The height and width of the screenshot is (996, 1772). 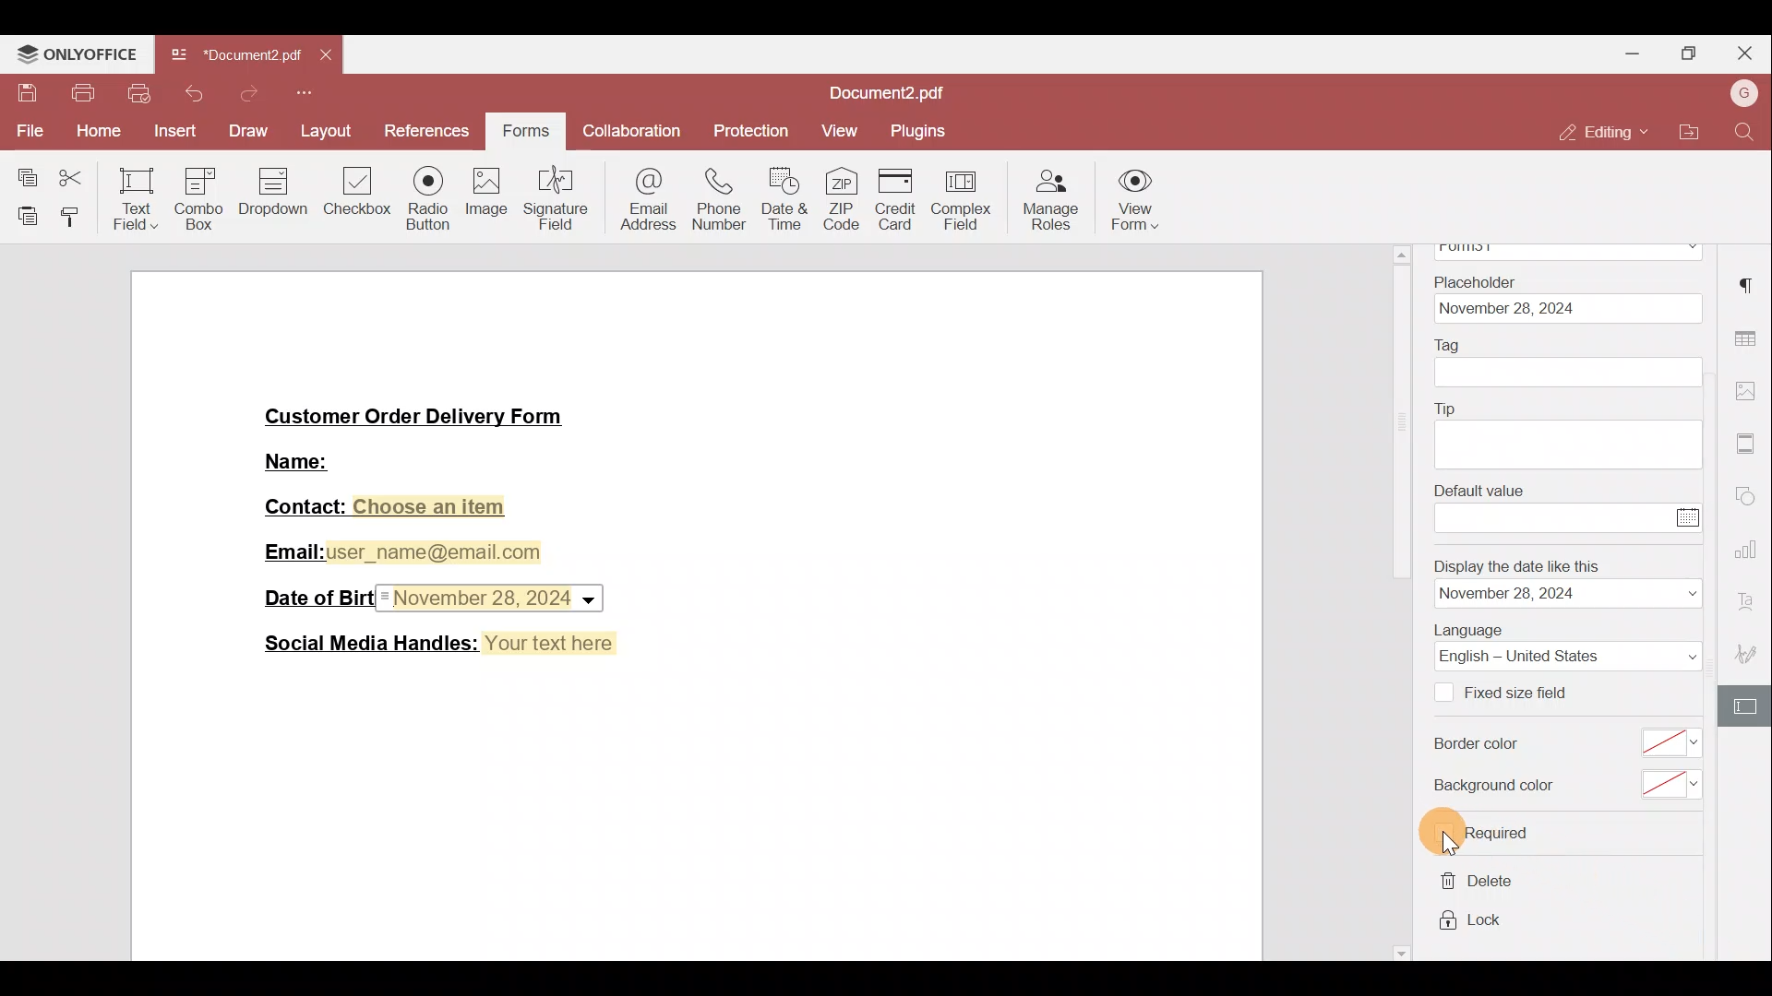 What do you see at coordinates (1750, 654) in the screenshot?
I see `Signature settings` at bounding box center [1750, 654].